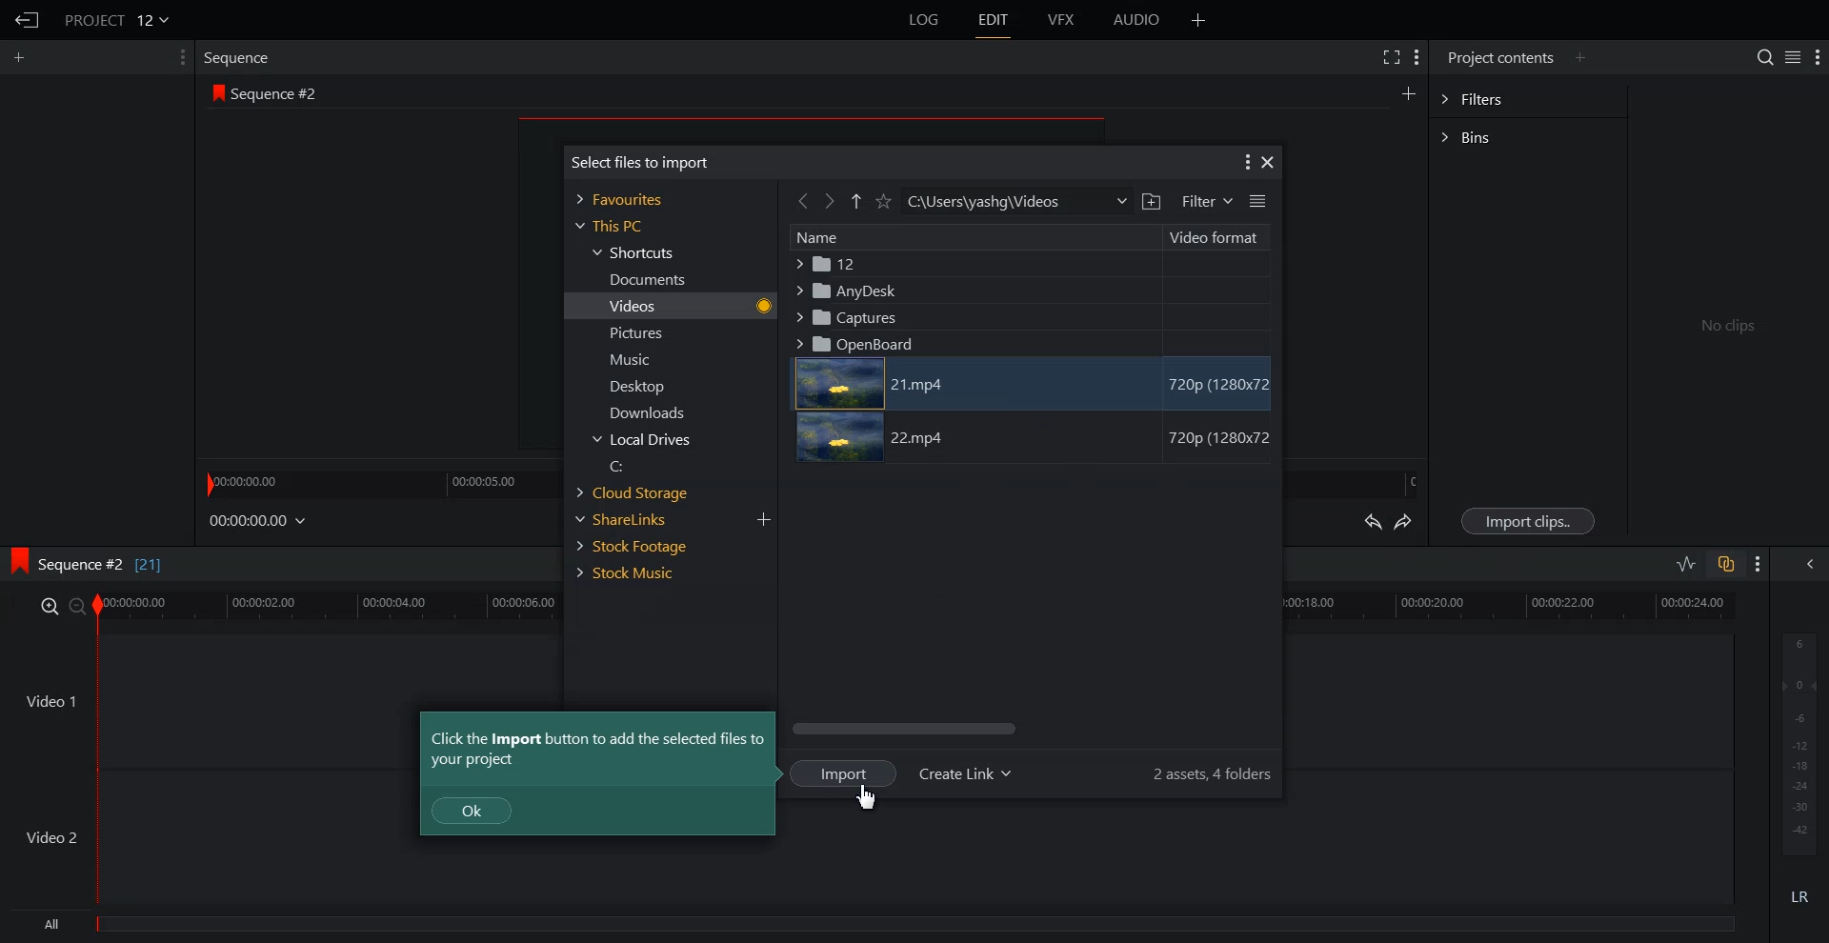 This screenshot has height=943, width=1829. Describe the element at coordinates (1029, 729) in the screenshot. I see `Horizontal scroll Bar` at that location.